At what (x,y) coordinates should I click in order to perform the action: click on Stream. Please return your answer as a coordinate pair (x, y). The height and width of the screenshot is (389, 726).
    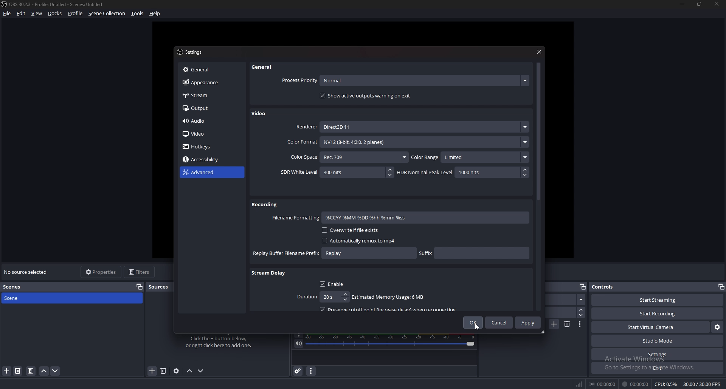
    Looking at the image, I should click on (210, 95).